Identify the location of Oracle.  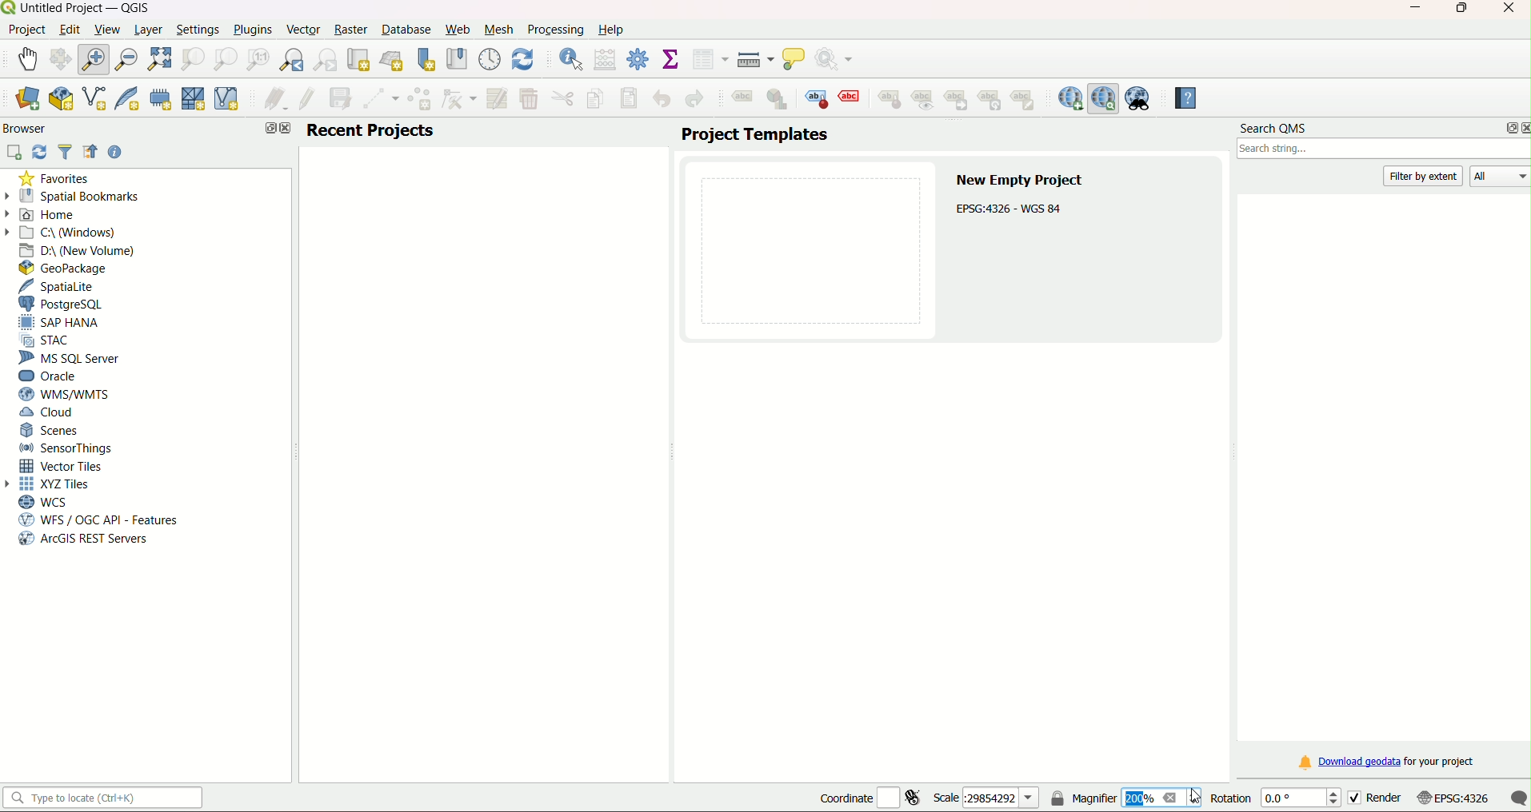
(51, 376).